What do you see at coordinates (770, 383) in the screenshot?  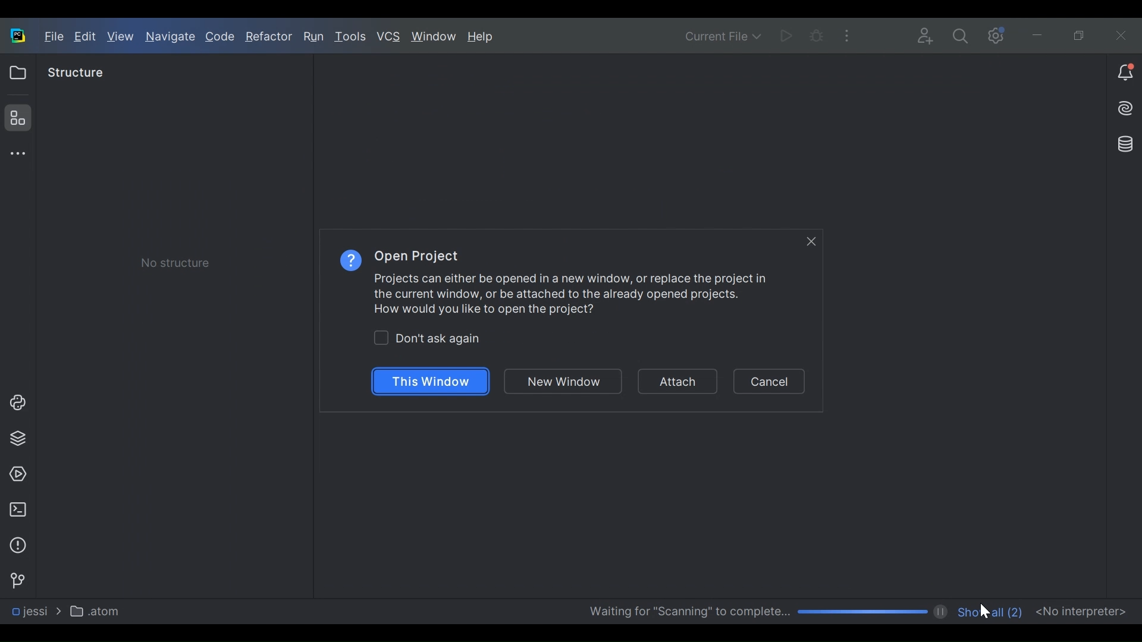 I see `Cancel ` at bounding box center [770, 383].